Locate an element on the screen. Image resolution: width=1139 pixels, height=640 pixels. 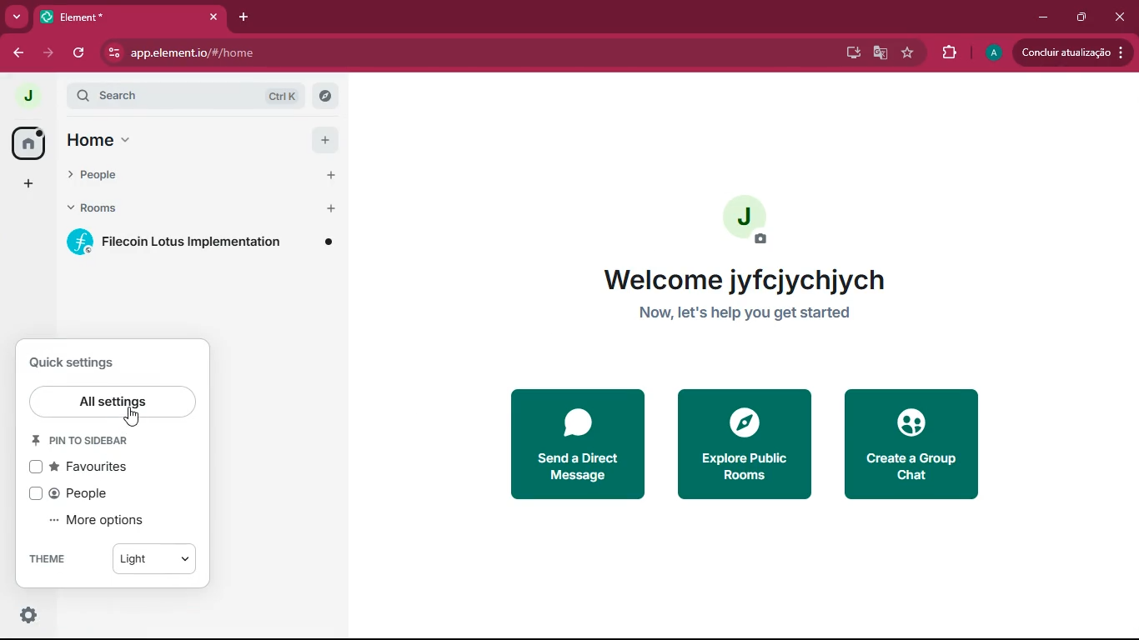
more options is located at coordinates (101, 522).